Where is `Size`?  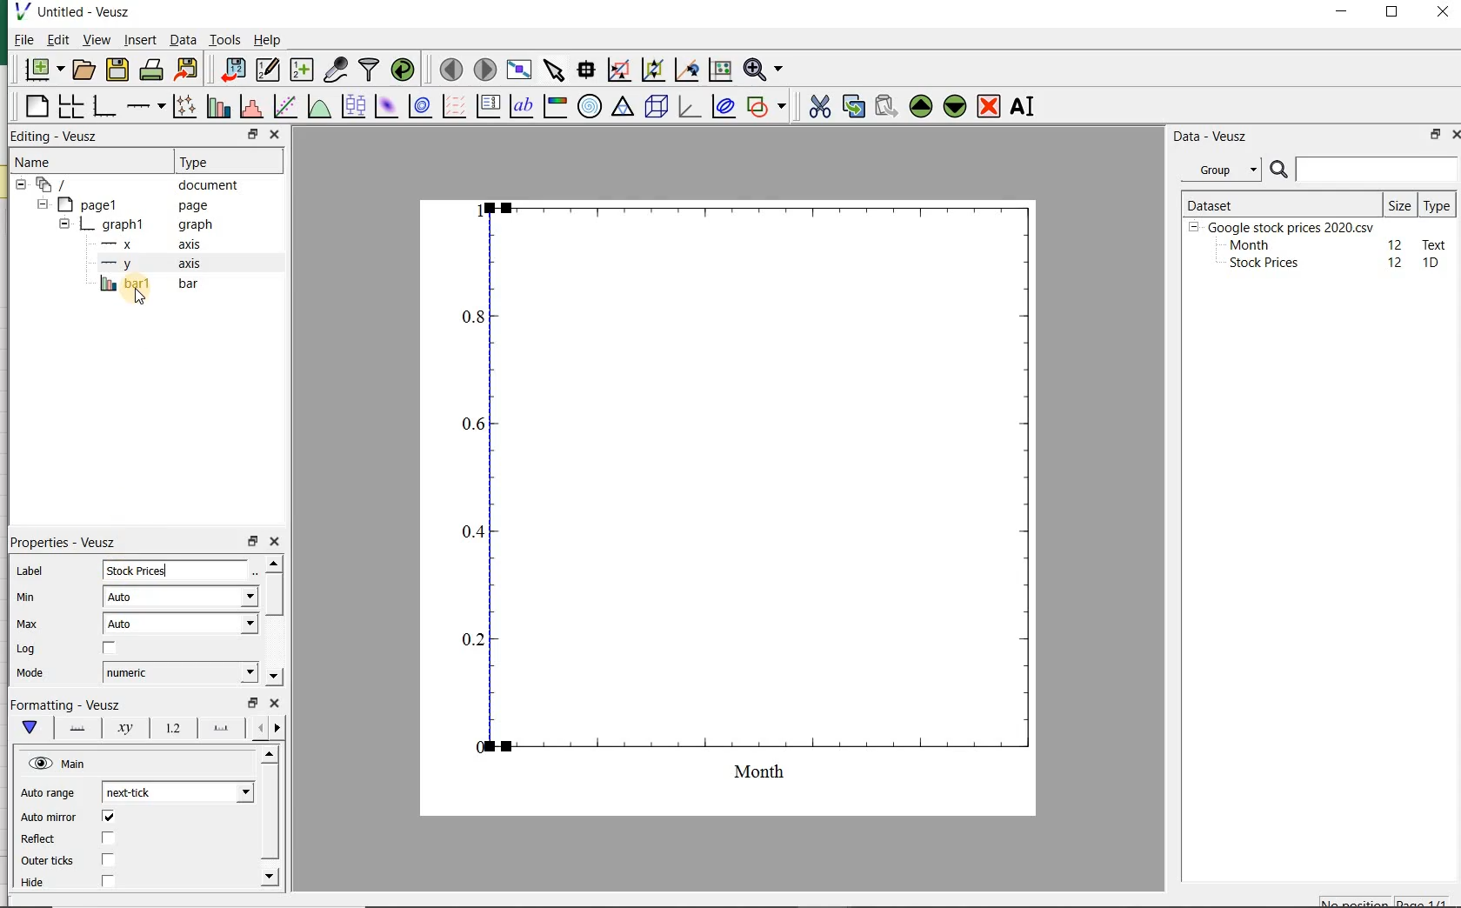 Size is located at coordinates (1400, 204).